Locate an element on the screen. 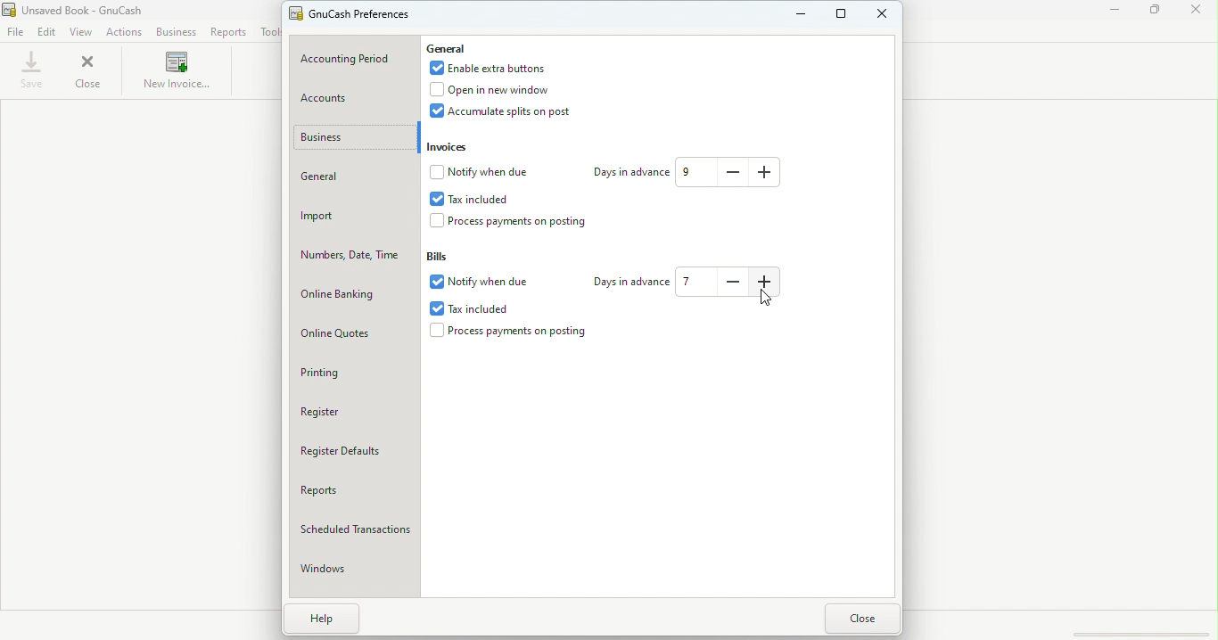 This screenshot has height=640, width=1218. View is located at coordinates (82, 32).